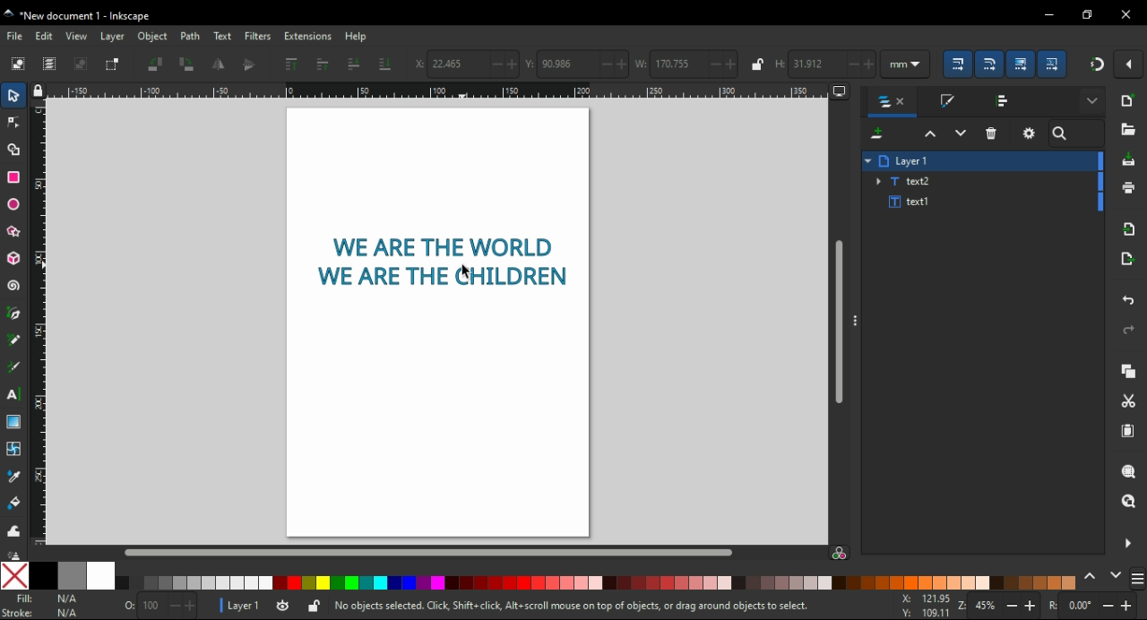 This screenshot has height=620, width=1147. What do you see at coordinates (18, 477) in the screenshot?
I see `eye dropper tool ` at bounding box center [18, 477].